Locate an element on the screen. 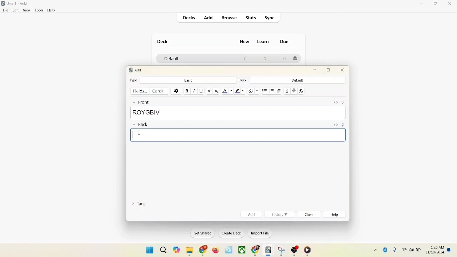 The width and height of the screenshot is (457, 257). view is located at coordinates (27, 11).